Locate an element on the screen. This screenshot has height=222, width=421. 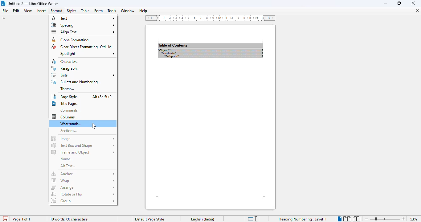
bullets and numbering is located at coordinates (76, 82).